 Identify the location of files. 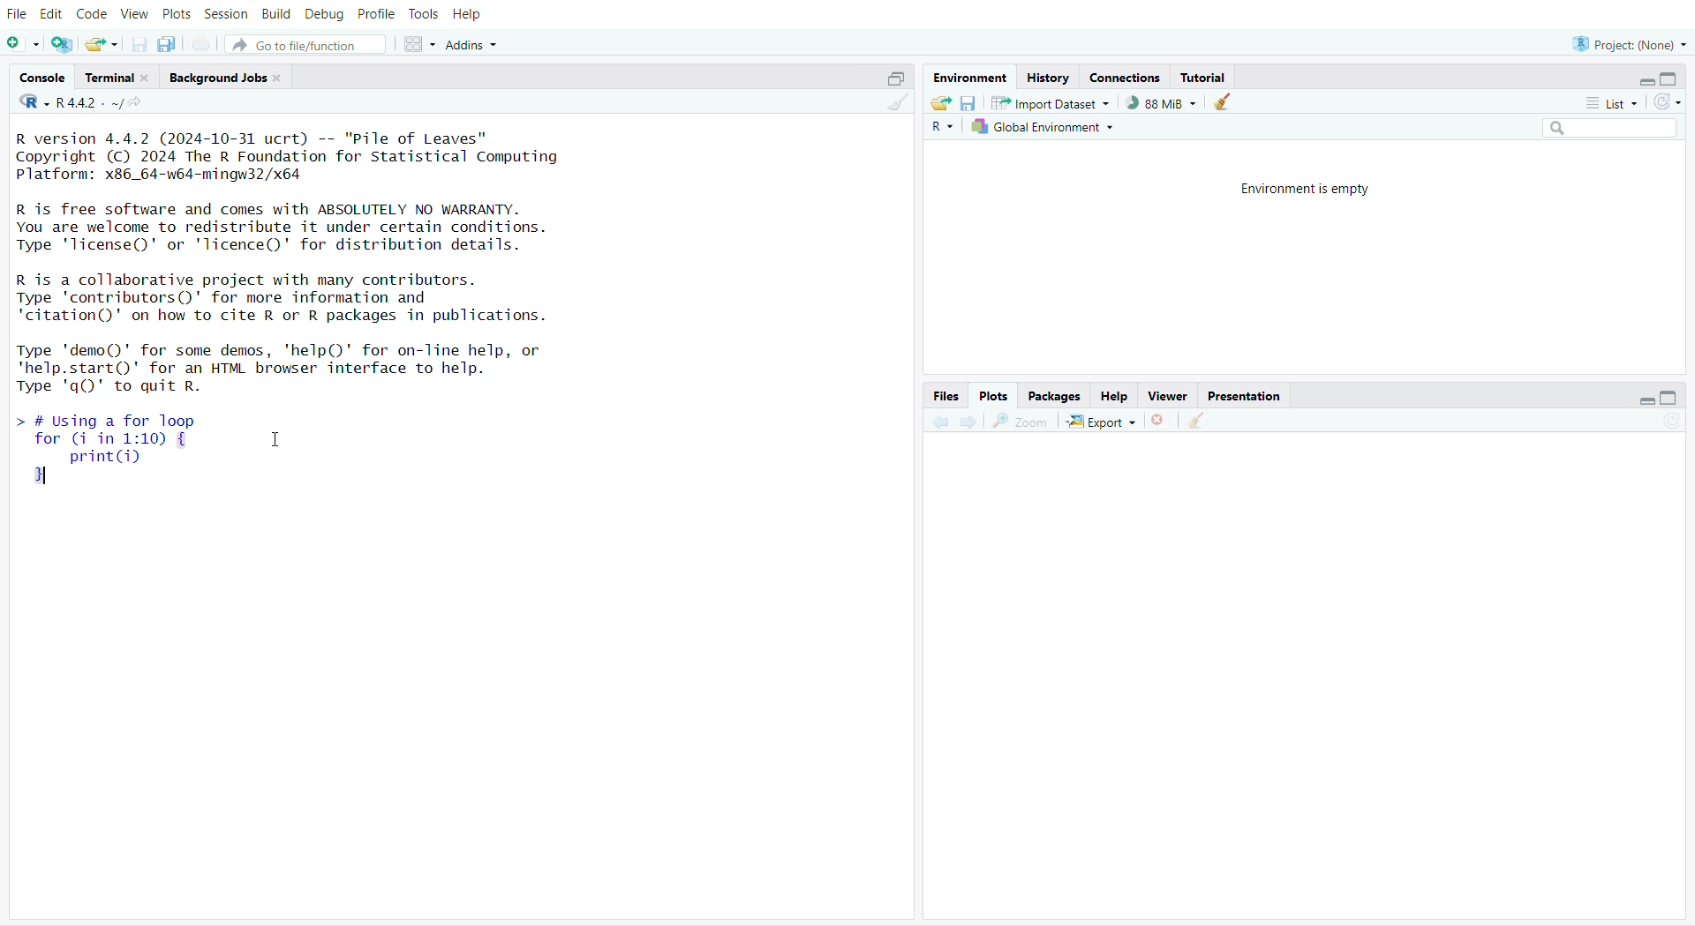
(945, 395).